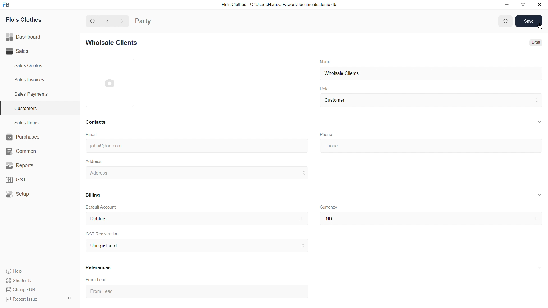  I want to click on Unregistered, so click(195, 246).